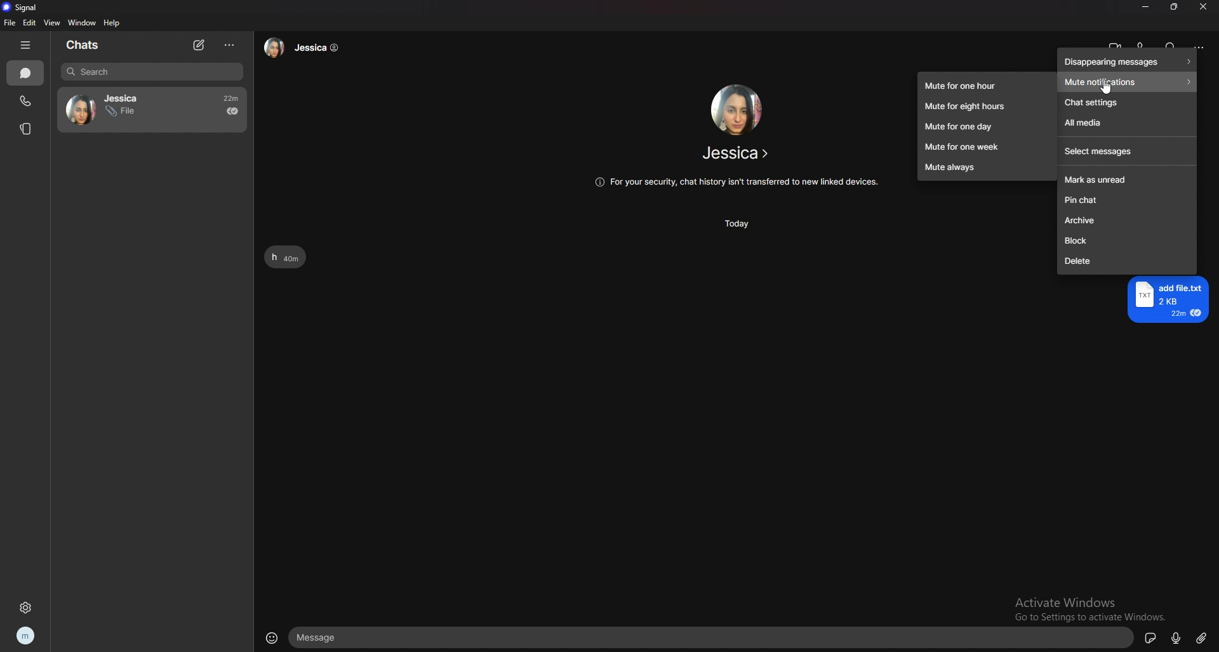  Describe the element at coordinates (1202, 8) in the screenshot. I see `close` at that location.